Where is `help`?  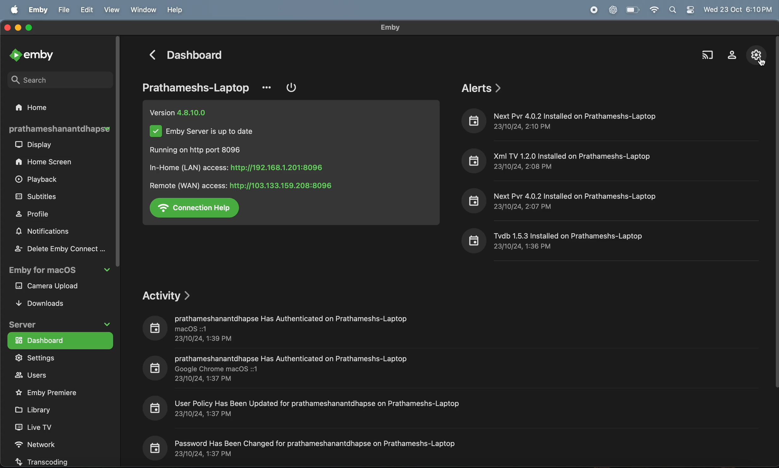
help is located at coordinates (174, 10).